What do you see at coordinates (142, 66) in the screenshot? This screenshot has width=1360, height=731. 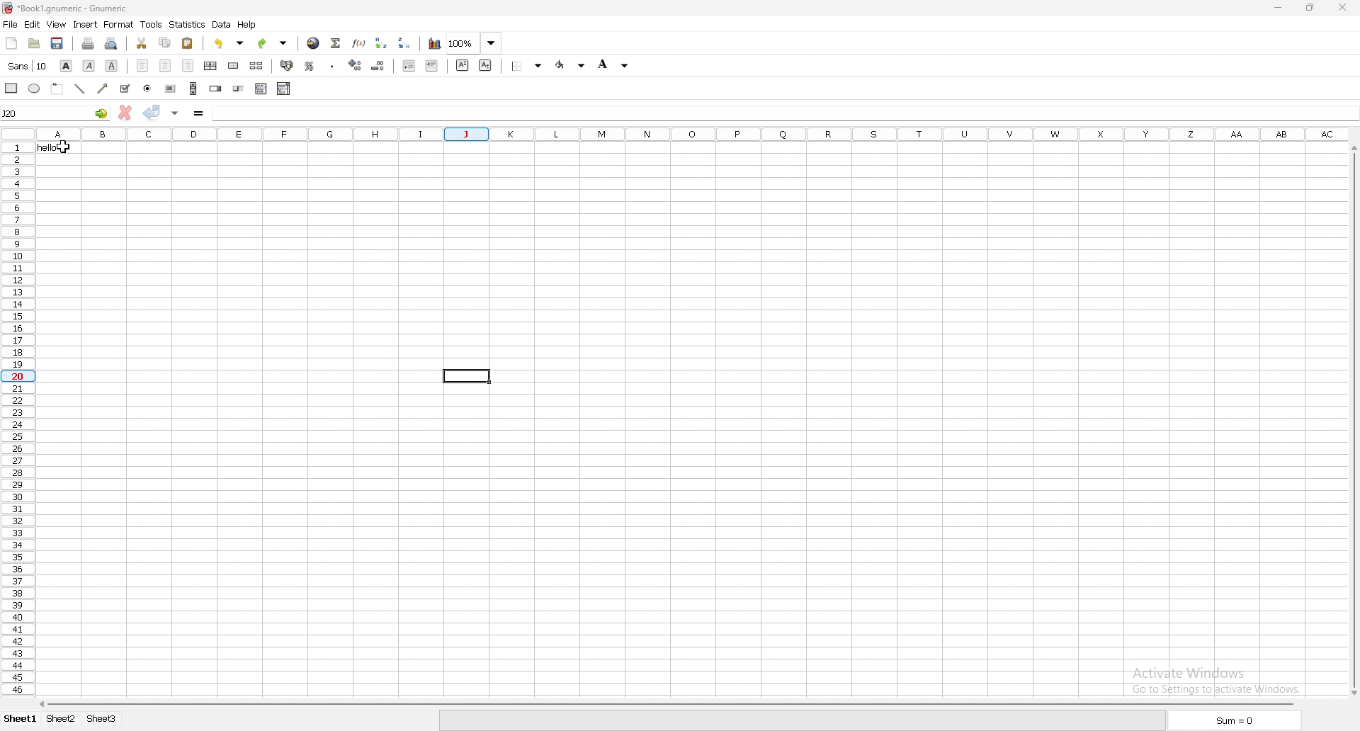 I see `align left` at bounding box center [142, 66].